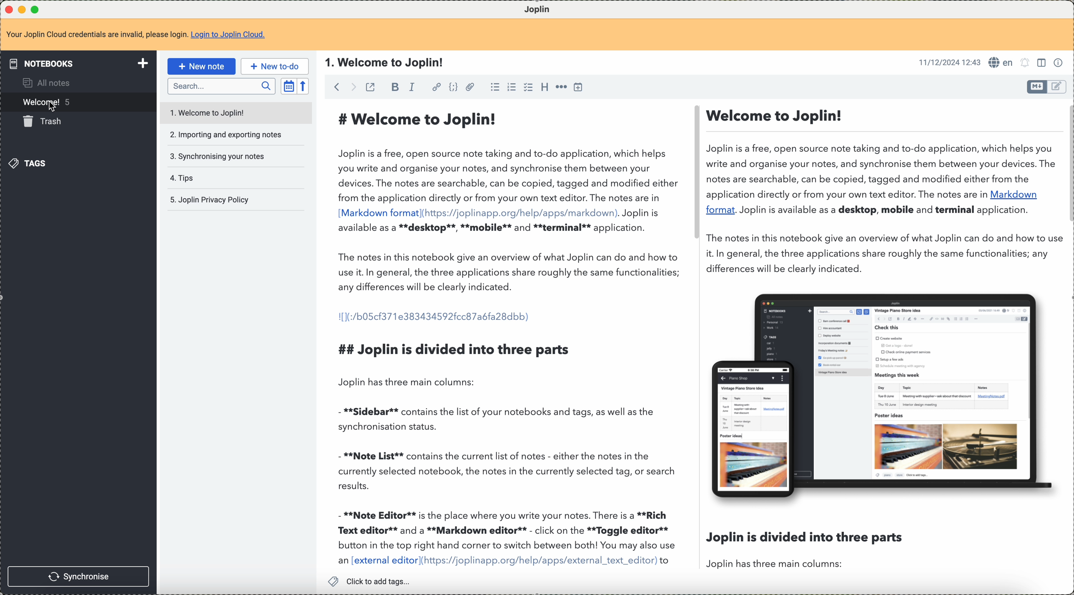  I want to click on navigate back note, so click(338, 87).